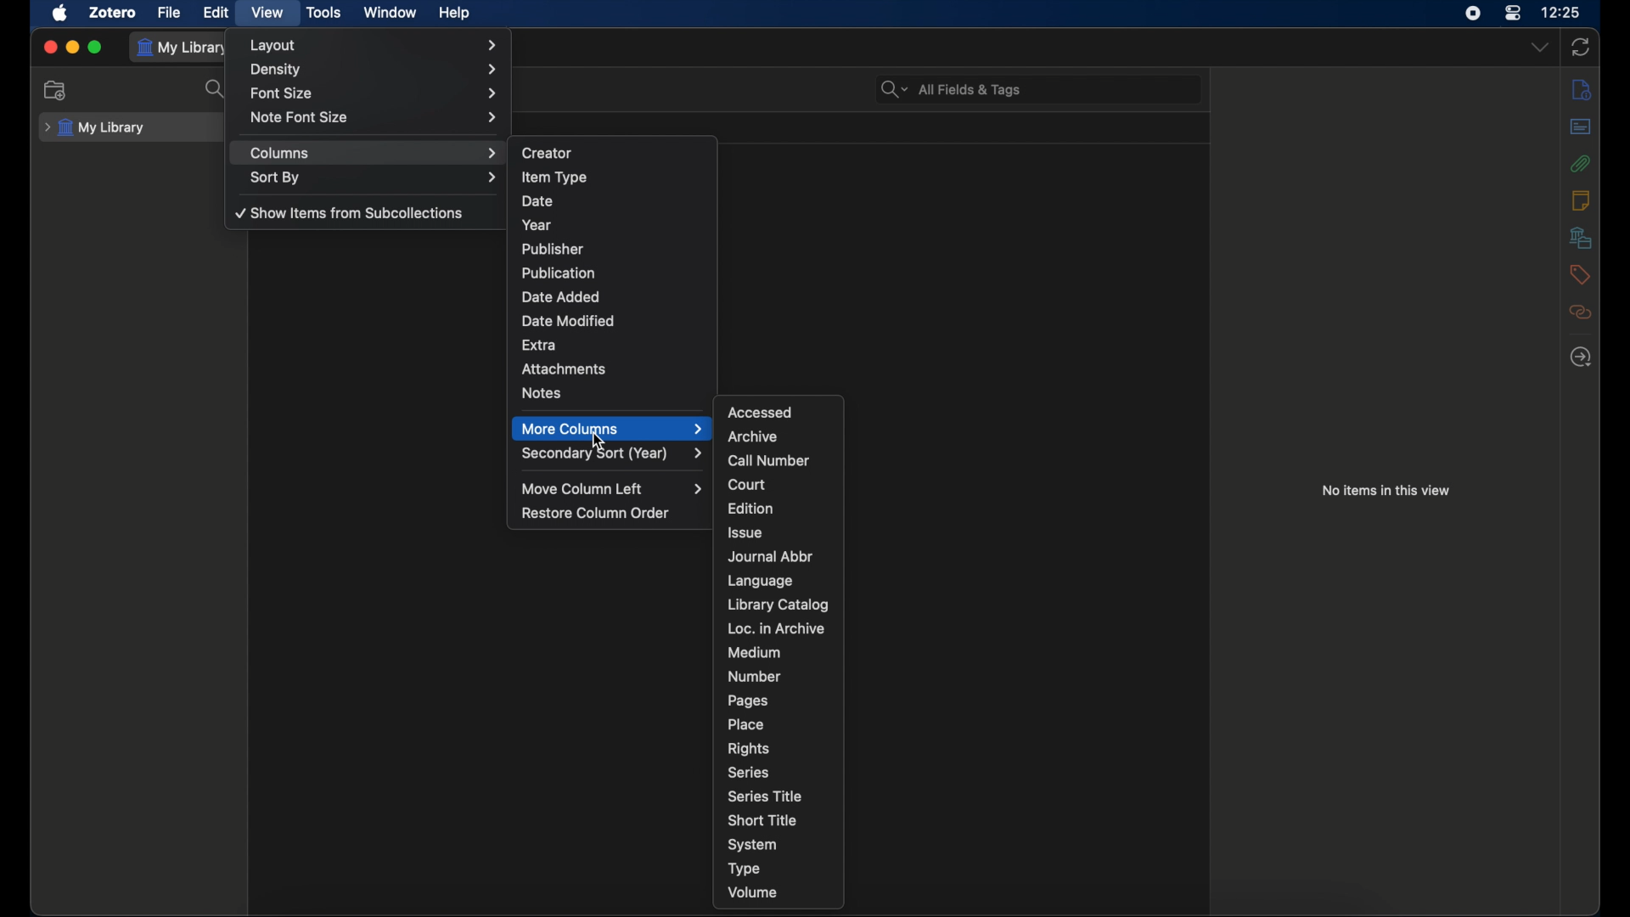 The height and width of the screenshot is (917, 1630). What do you see at coordinates (765, 796) in the screenshot?
I see `series title` at bounding box center [765, 796].